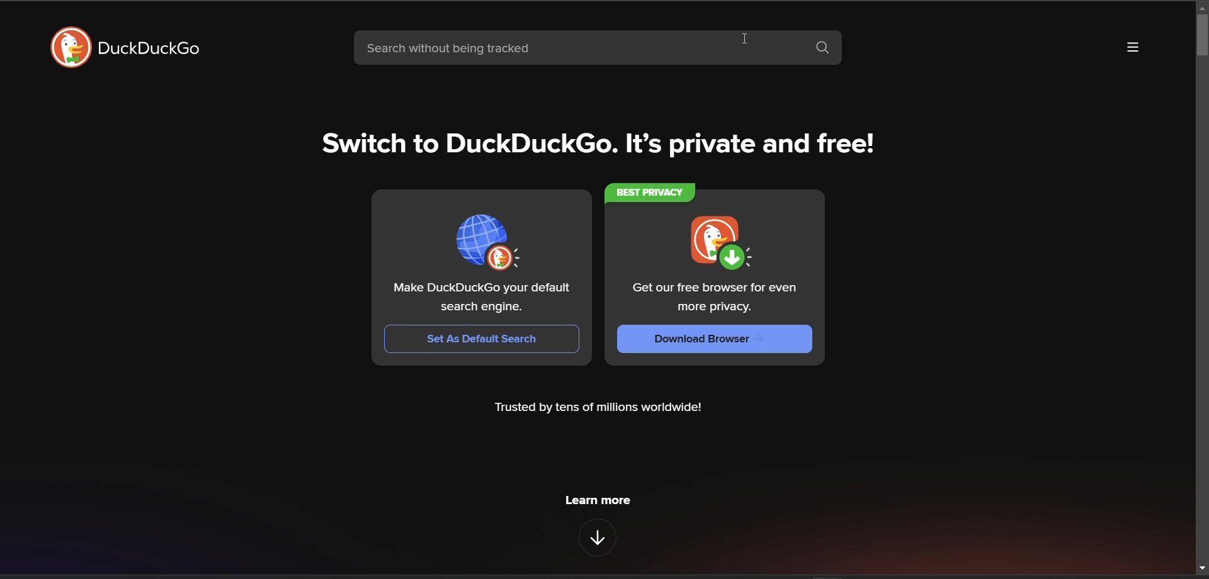 The width and height of the screenshot is (1209, 579). Describe the element at coordinates (1201, 36) in the screenshot. I see `vertical scroll bar` at that location.